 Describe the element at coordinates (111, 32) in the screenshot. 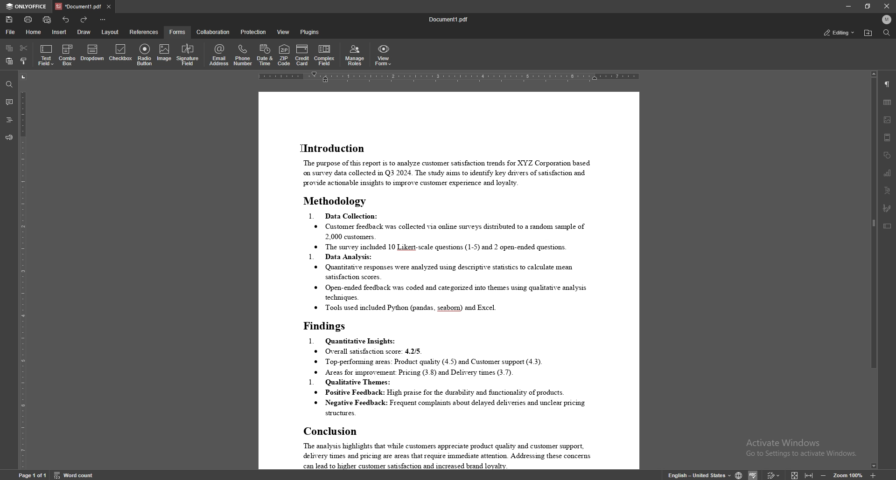

I see `layout` at that location.